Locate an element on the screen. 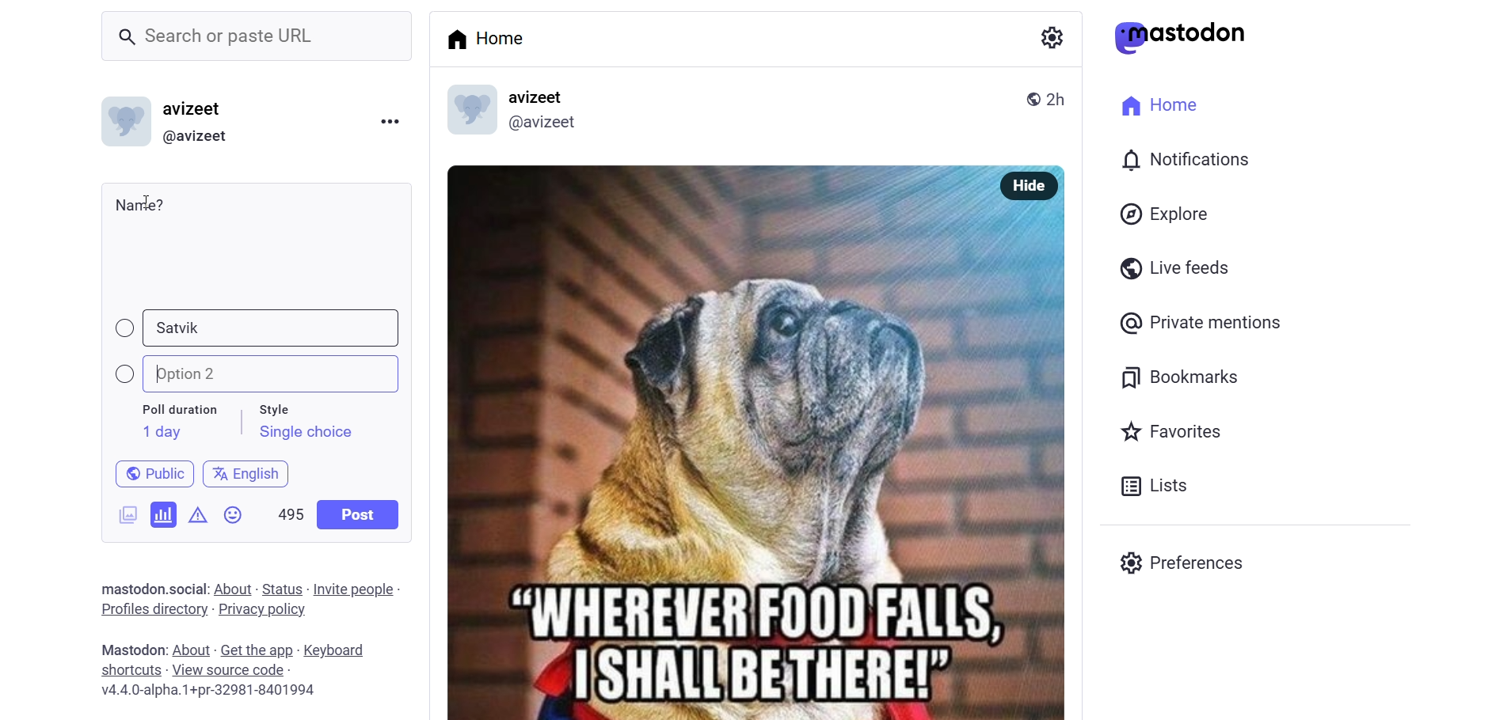 This screenshot has height=720, width=1511. @avizeet is located at coordinates (195, 137).